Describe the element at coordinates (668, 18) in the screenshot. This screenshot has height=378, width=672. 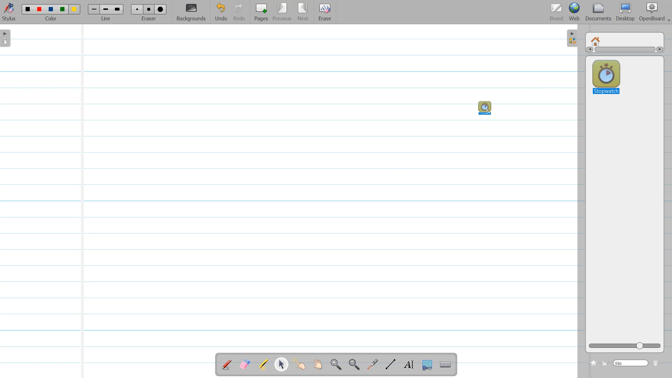
I see `Drop down box` at that location.